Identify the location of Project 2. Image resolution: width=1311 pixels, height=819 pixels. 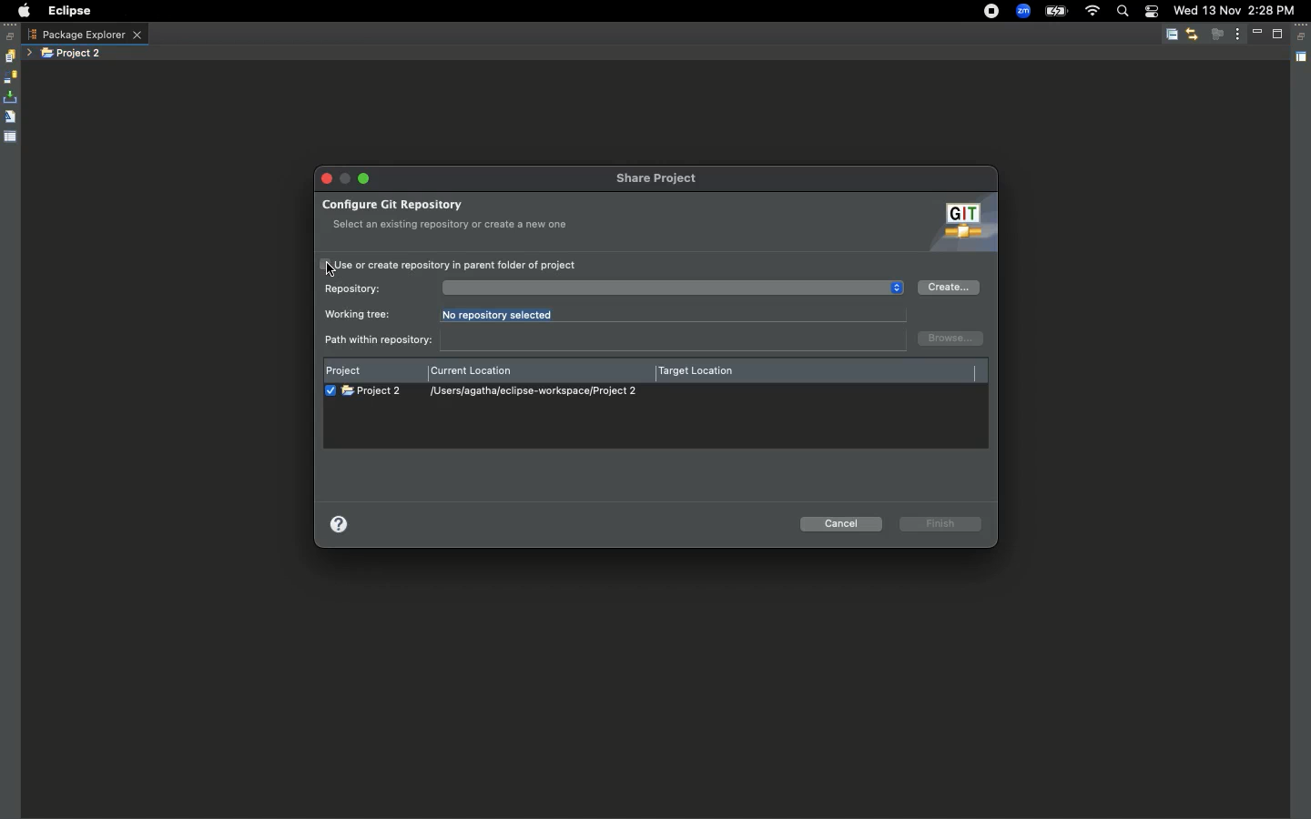
(73, 54).